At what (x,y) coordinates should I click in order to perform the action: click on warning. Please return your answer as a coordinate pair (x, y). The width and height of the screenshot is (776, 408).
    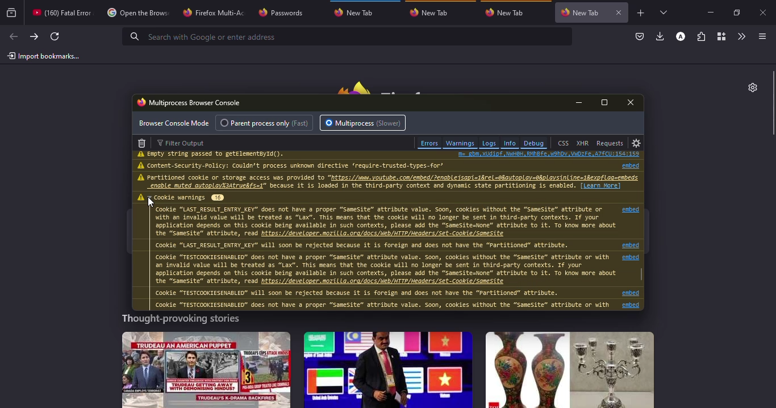
    Looking at the image, I should click on (141, 177).